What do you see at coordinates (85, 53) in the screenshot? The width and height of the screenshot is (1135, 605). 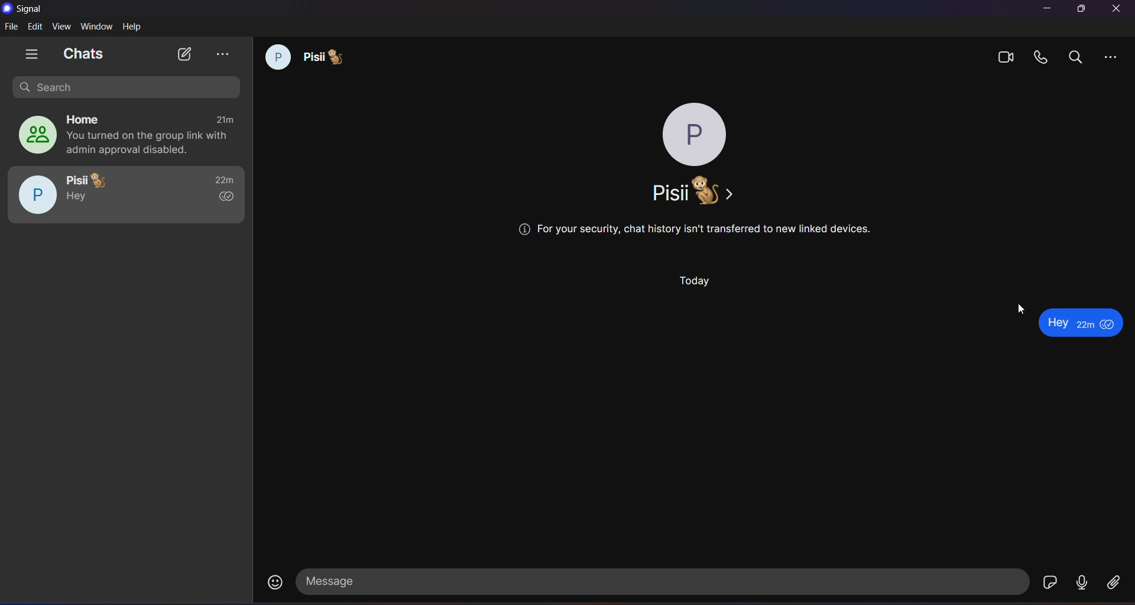 I see `chats` at bounding box center [85, 53].